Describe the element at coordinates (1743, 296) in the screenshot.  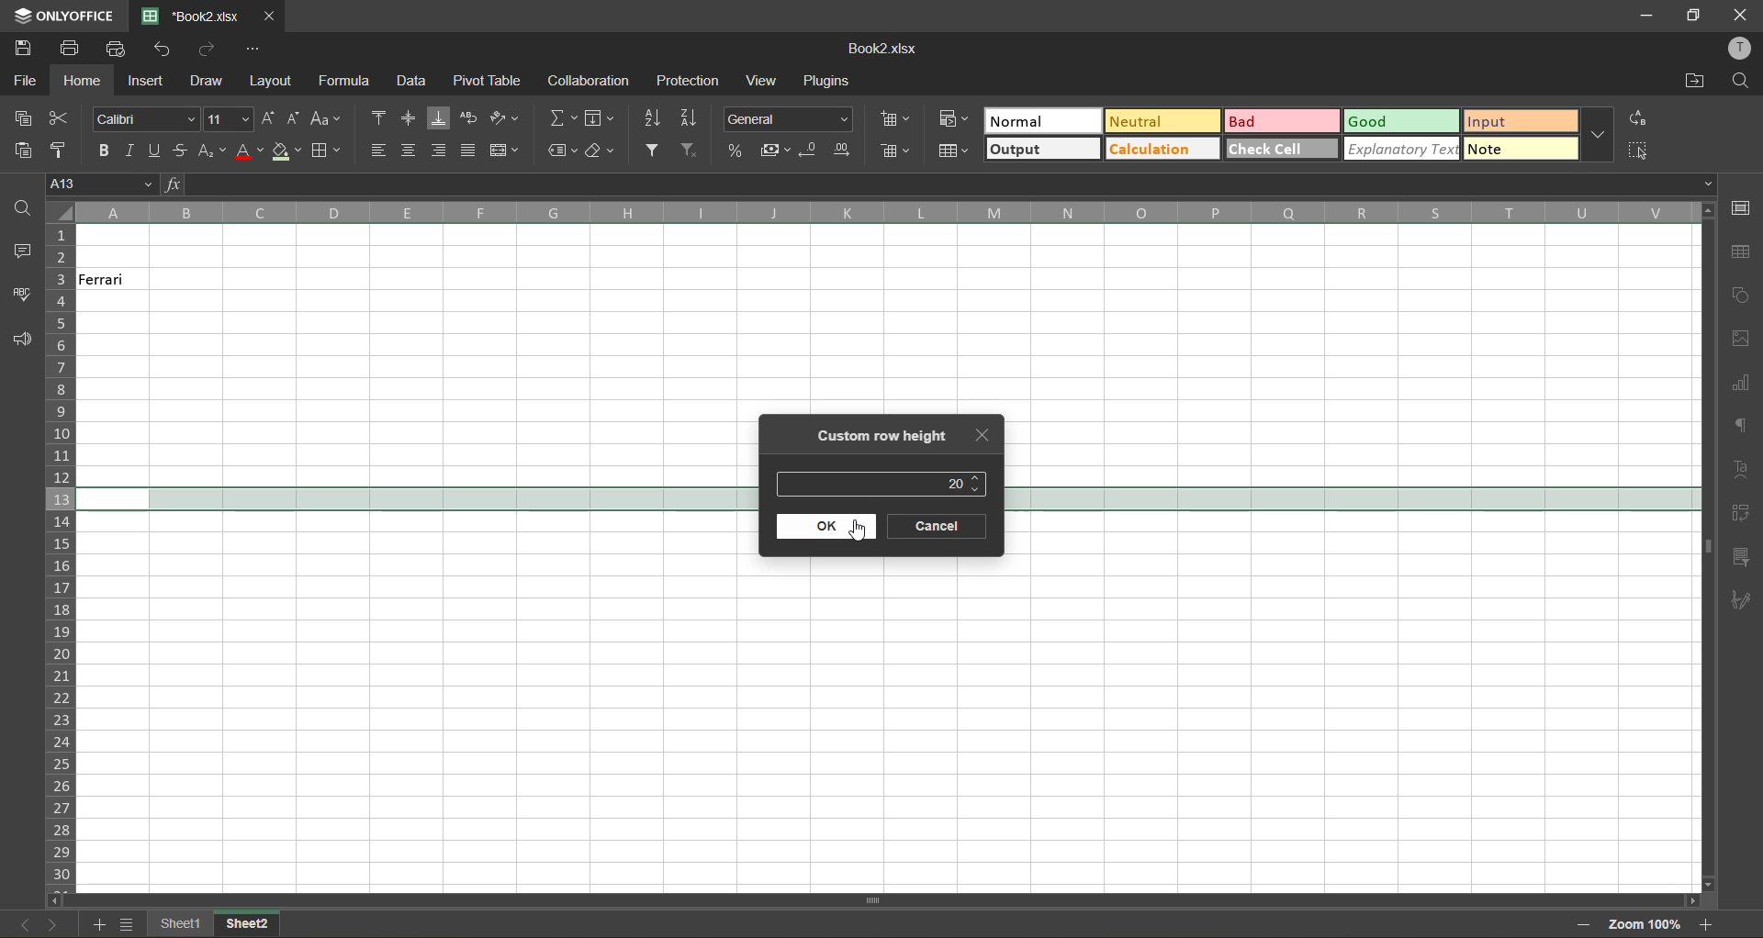
I see `shapes` at that location.